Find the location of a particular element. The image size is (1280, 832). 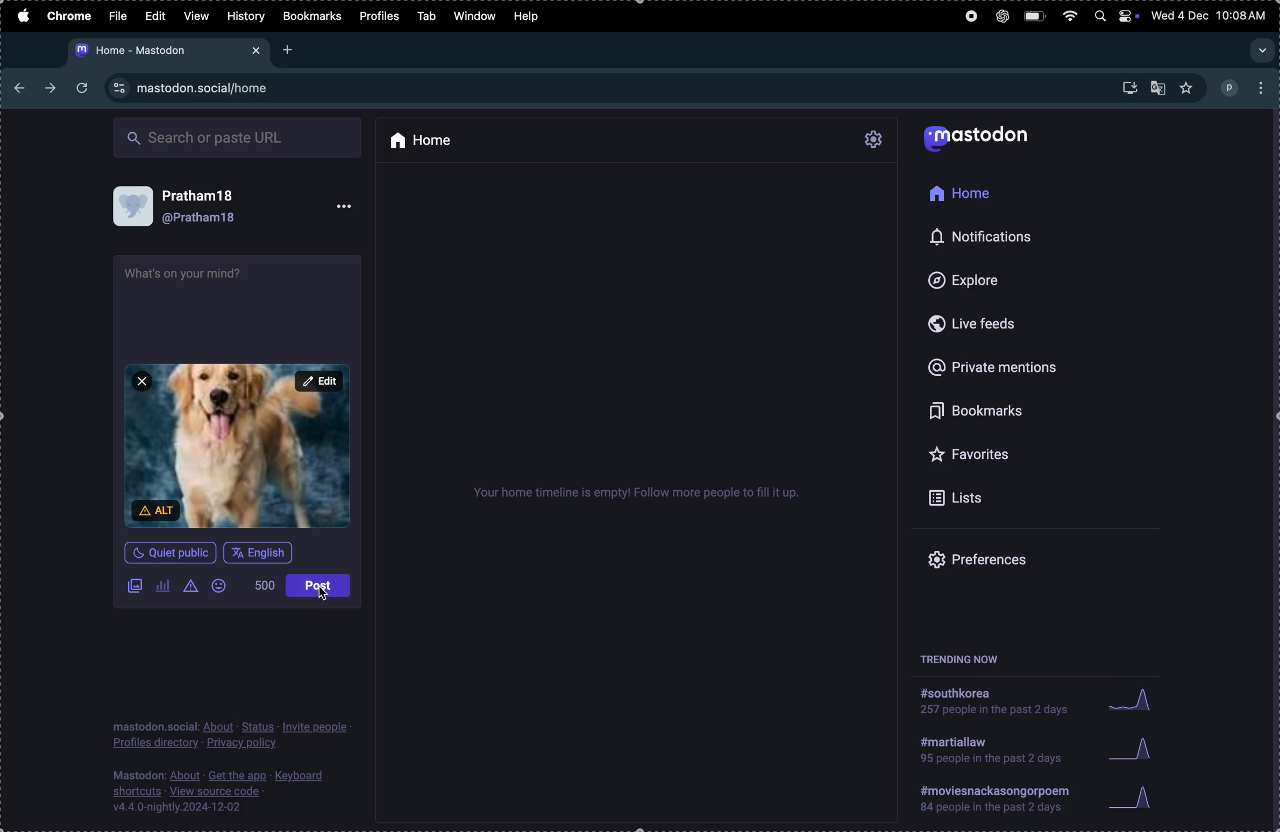

profiles is located at coordinates (379, 17).